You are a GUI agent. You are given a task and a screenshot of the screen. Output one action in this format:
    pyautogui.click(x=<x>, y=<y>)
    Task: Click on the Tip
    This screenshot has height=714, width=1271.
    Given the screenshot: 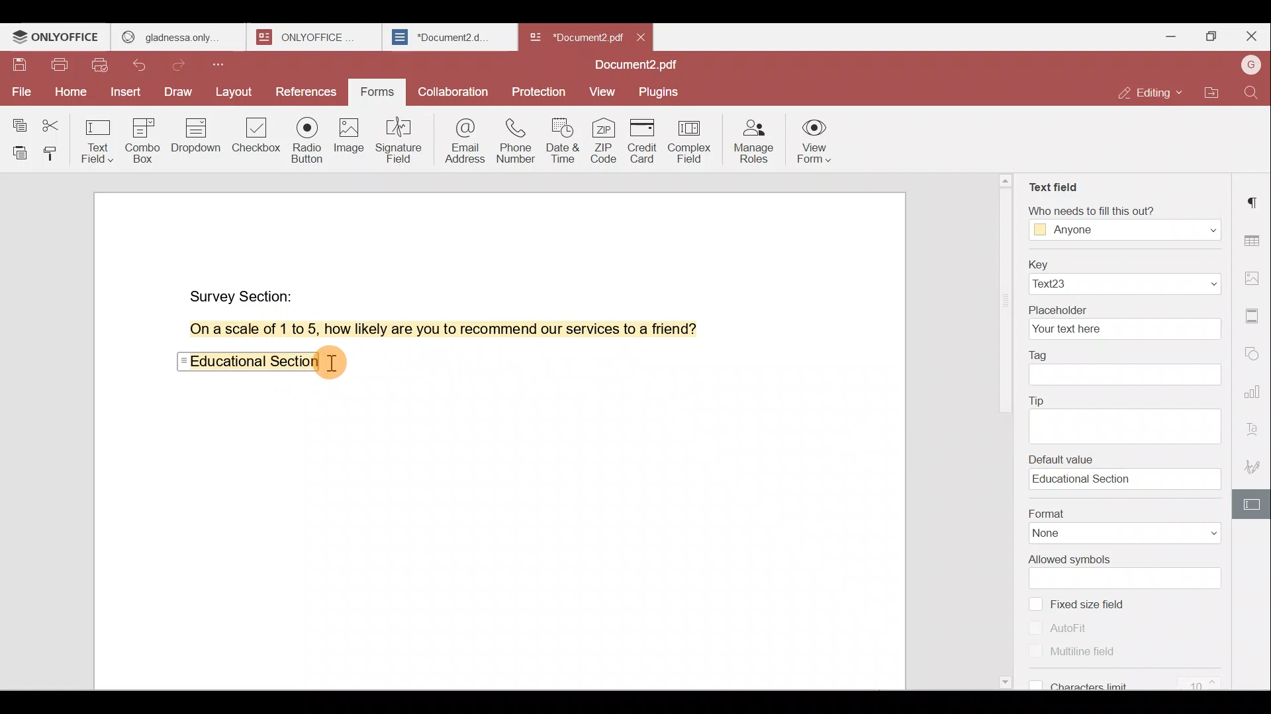 What is the action you would take?
    pyautogui.click(x=1129, y=416)
    